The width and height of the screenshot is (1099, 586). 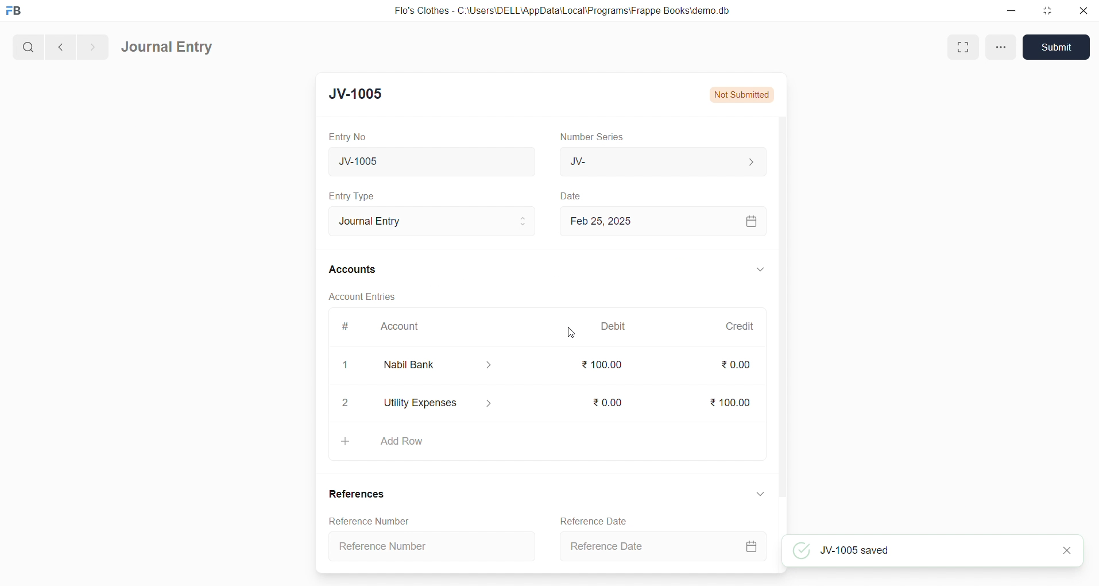 I want to click on Add Row, so click(x=545, y=441).